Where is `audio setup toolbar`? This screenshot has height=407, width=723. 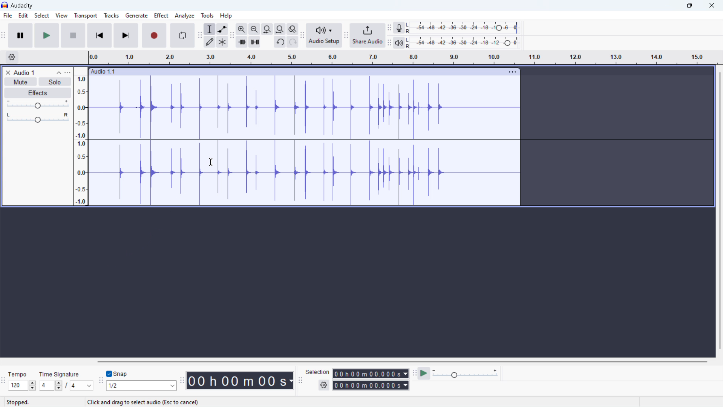 audio setup toolbar is located at coordinates (302, 35).